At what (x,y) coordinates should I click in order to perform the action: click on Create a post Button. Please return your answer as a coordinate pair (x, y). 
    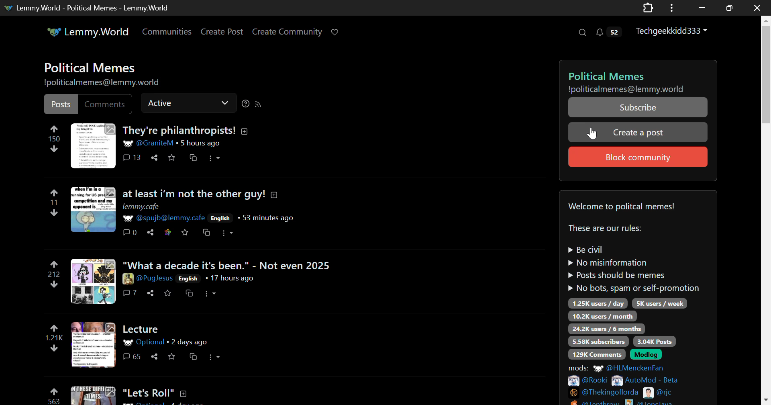
    Looking at the image, I should click on (638, 132).